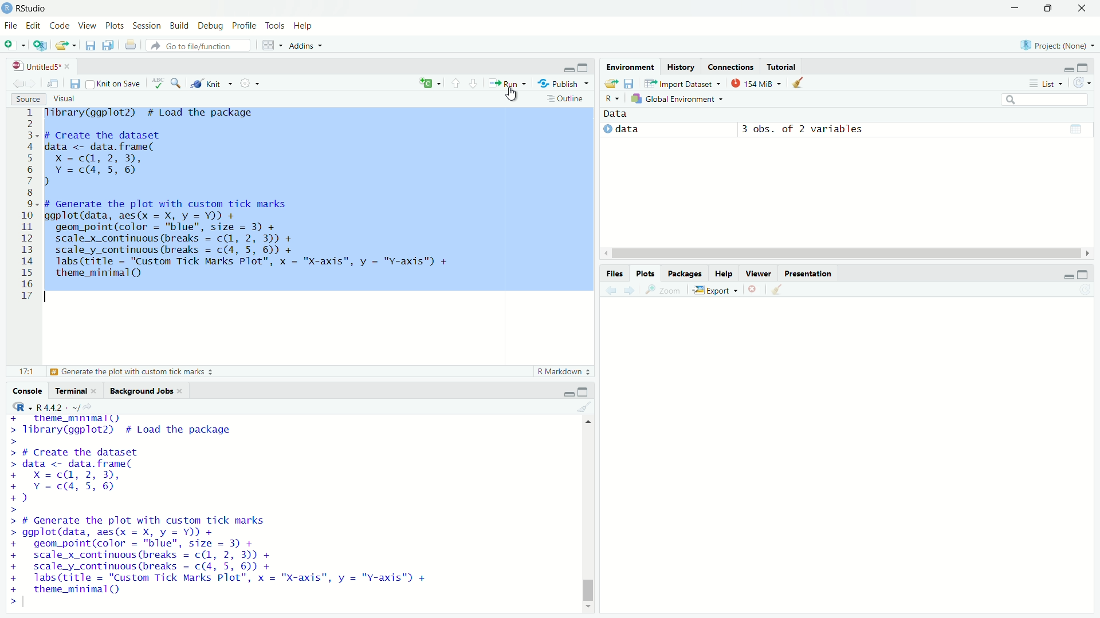  I want to click on publish, so click(566, 85).